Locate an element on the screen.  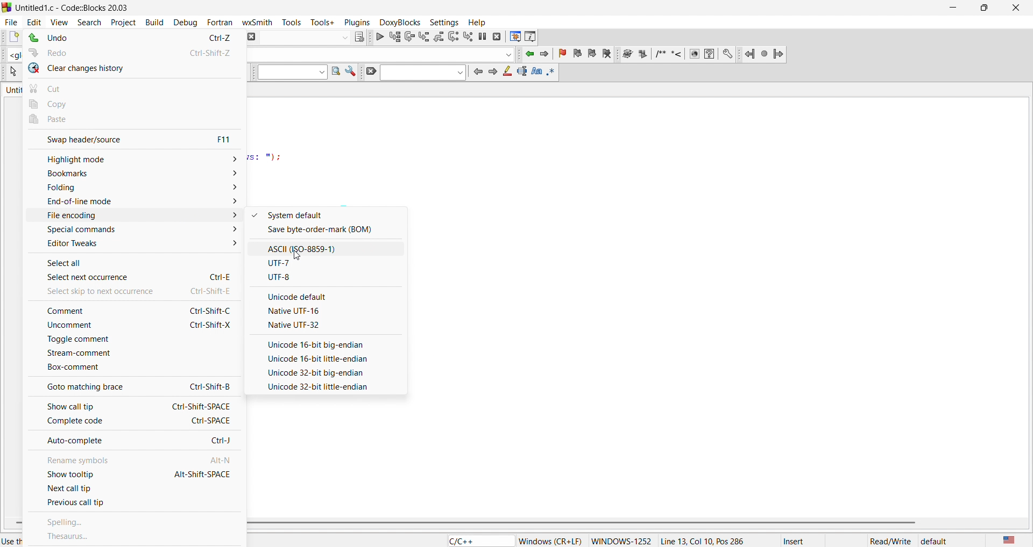
spelling  is located at coordinates (136, 521).